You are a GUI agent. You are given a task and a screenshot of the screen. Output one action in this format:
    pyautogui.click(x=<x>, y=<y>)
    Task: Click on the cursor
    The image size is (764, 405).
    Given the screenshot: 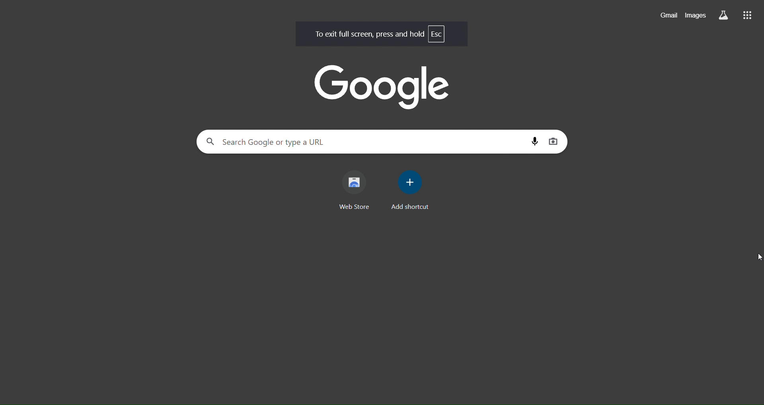 What is the action you would take?
    pyautogui.click(x=757, y=256)
    